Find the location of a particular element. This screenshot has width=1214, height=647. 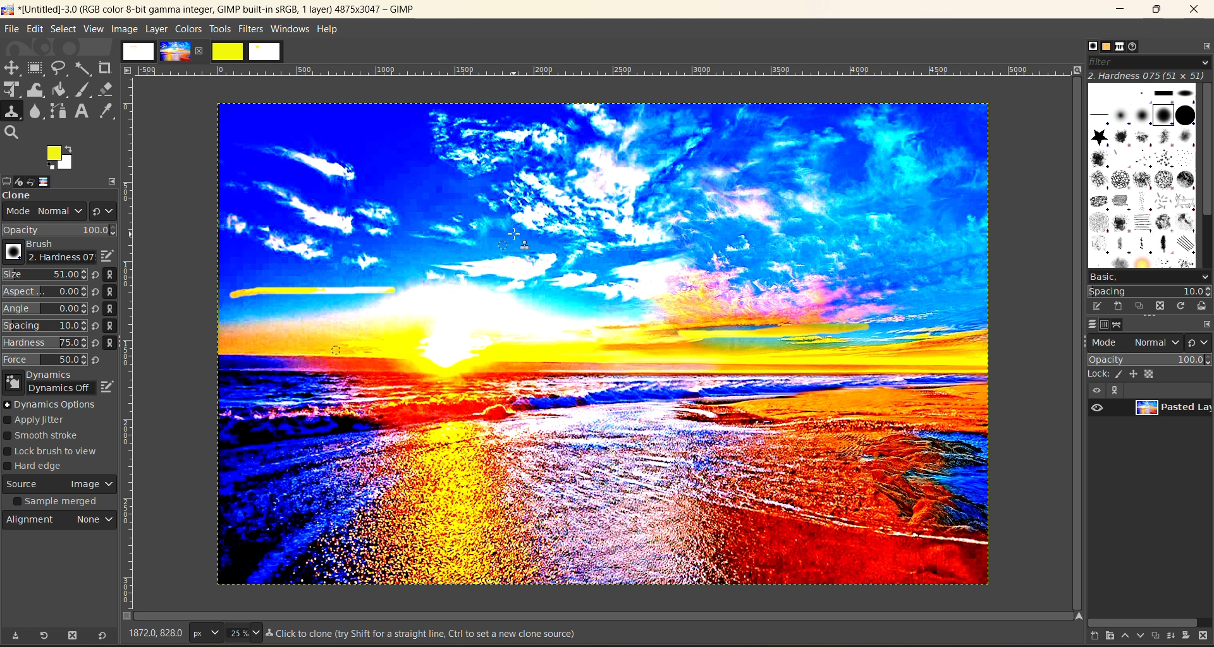

view is located at coordinates (94, 29).